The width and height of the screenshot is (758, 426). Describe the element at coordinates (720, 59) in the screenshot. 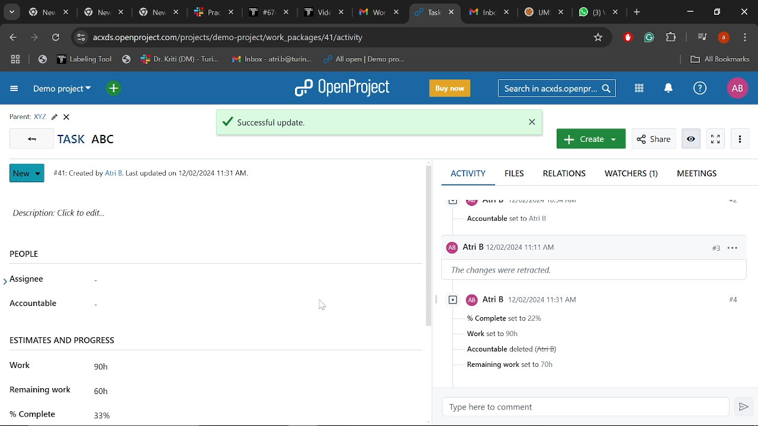

I see `Add bookmark` at that location.